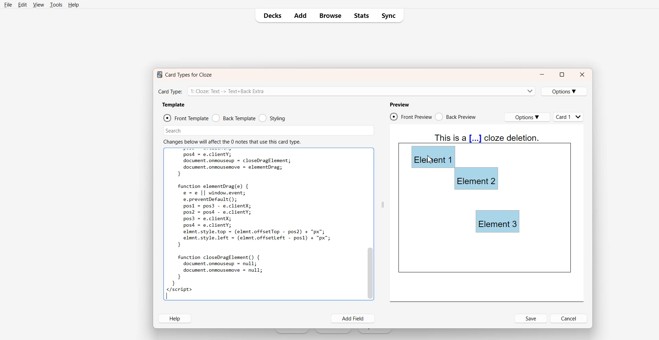  What do you see at coordinates (382, 204) in the screenshot?
I see `Drag Handle` at bounding box center [382, 204].